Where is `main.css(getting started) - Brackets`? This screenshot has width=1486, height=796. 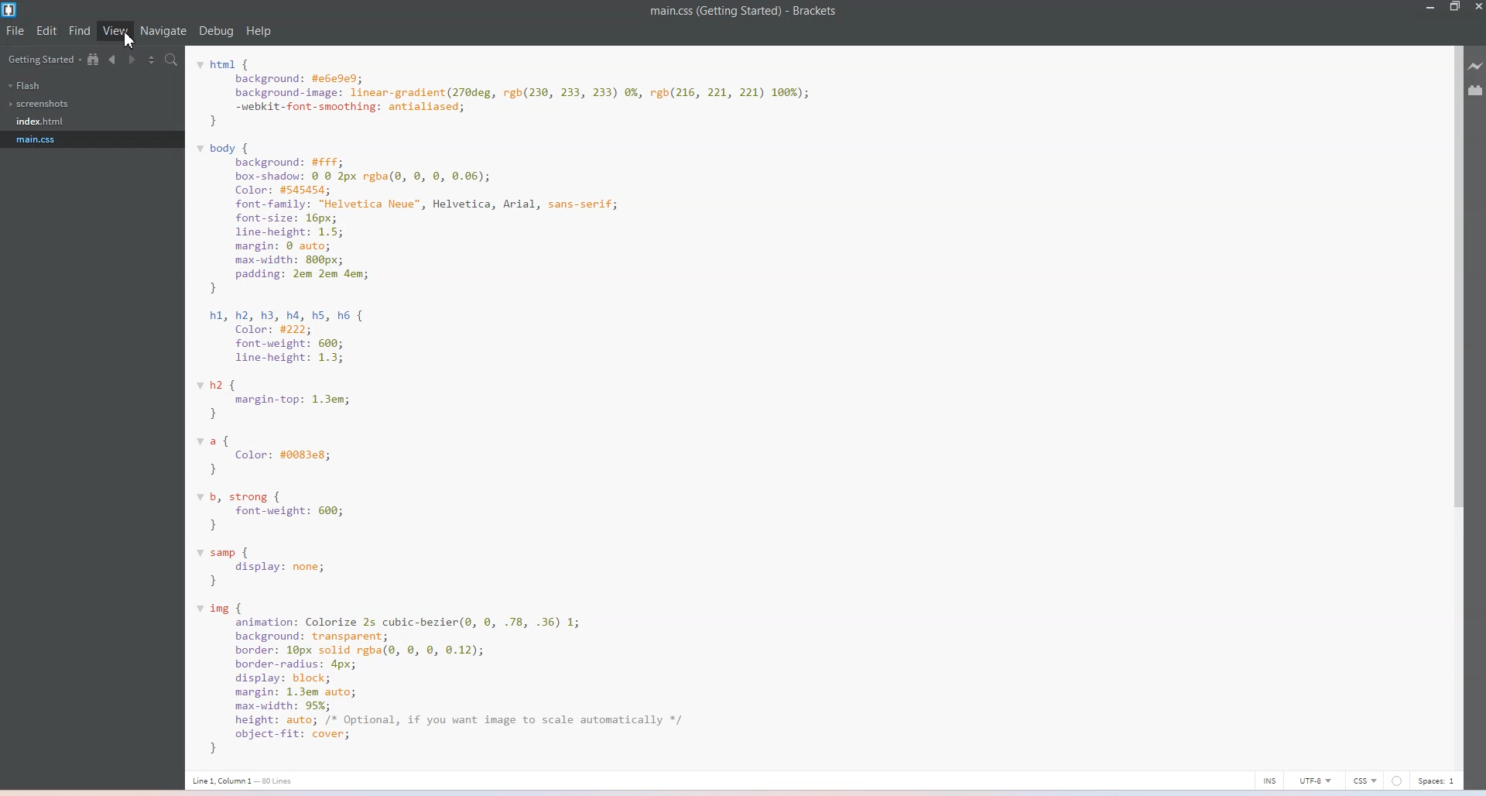
main.css(getting started) - Brackets is located at coordinates (756, 12).